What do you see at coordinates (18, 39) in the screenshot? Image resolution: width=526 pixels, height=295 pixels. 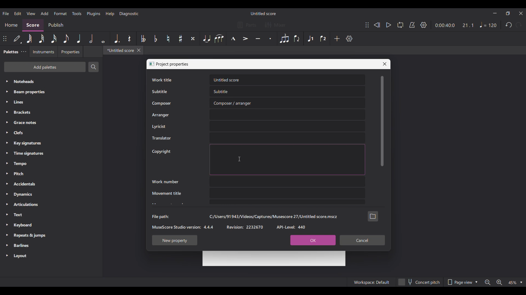 I see `Default` at bounding box center [18, 39].